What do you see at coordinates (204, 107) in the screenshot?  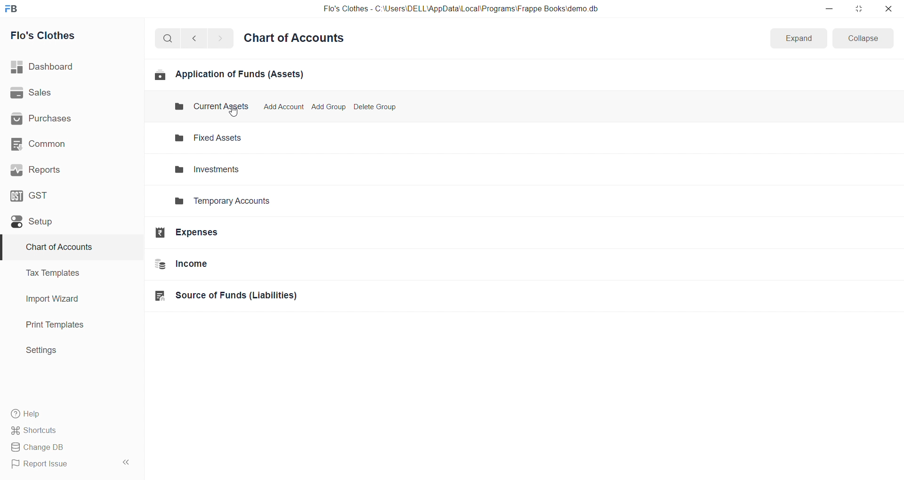 I see `Current Assets` at bounding box center [204, 107].